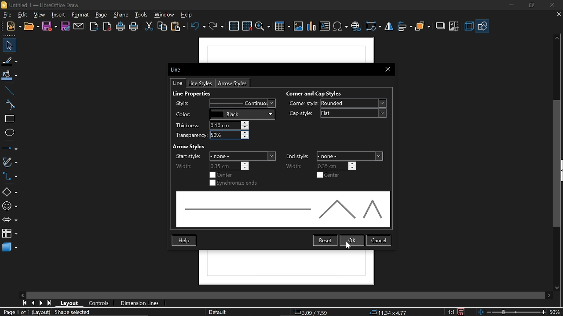 The image size is (563, 316). I want to click on new, so click(12, 26).